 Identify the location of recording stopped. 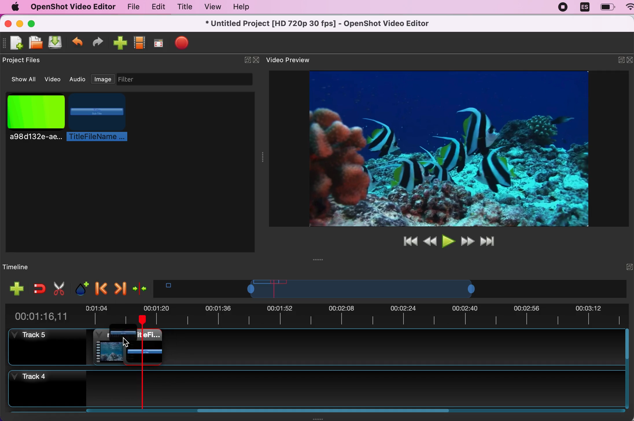
(563, 8).